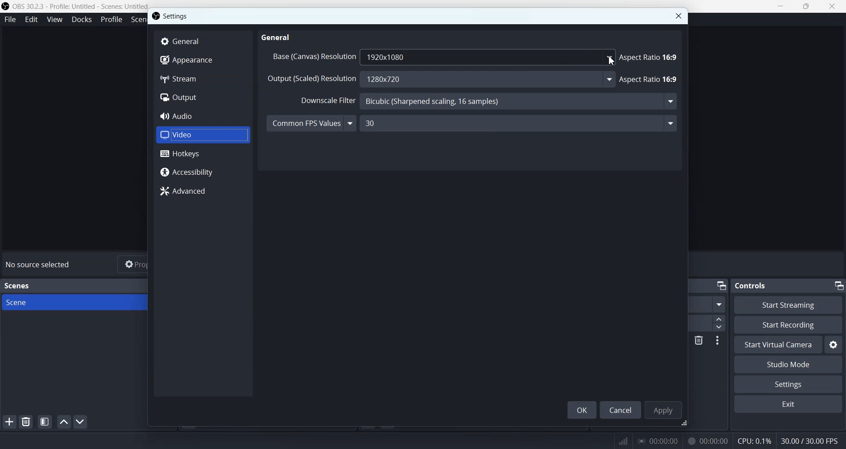 The width and height of the screenshot is (846, 449). I want to click on Move scene up, so click(63, 422).